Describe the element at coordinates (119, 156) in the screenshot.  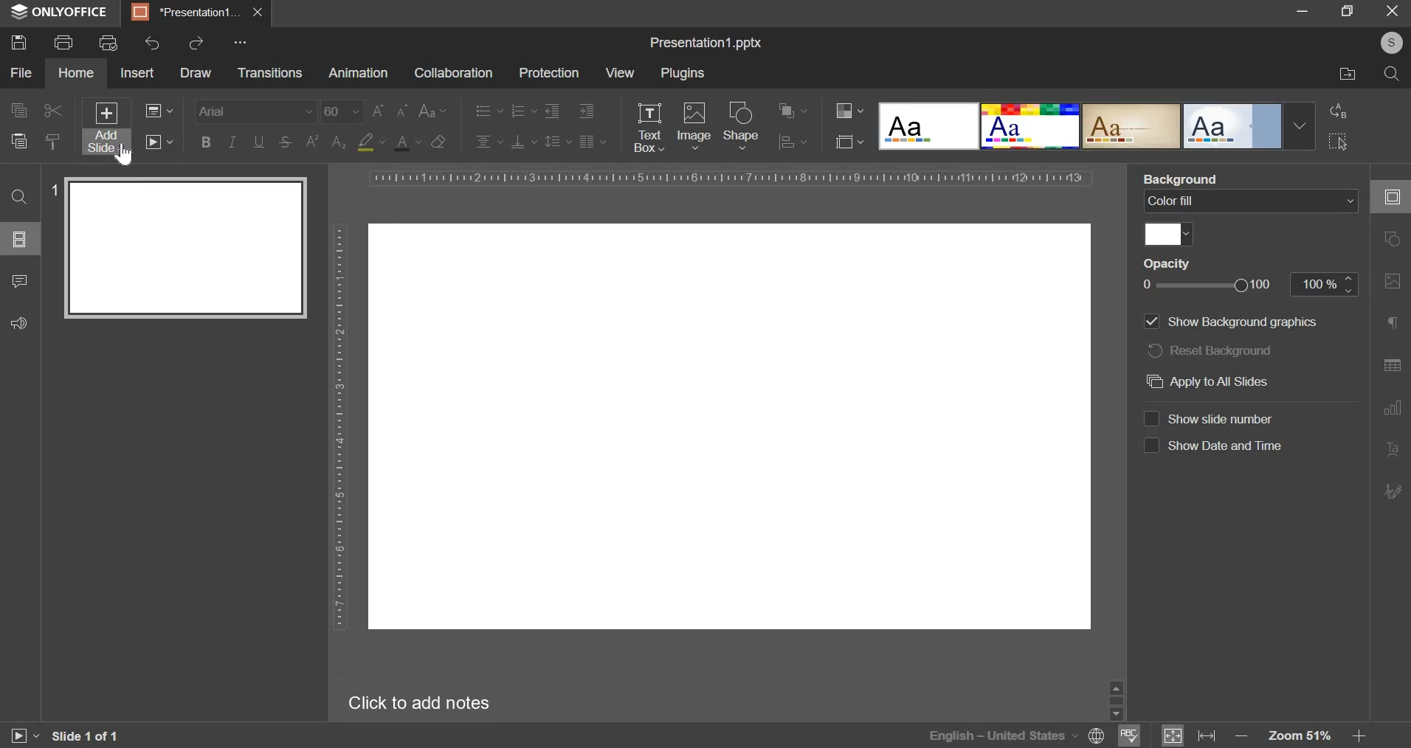
I see `mouse pointer` at that location.